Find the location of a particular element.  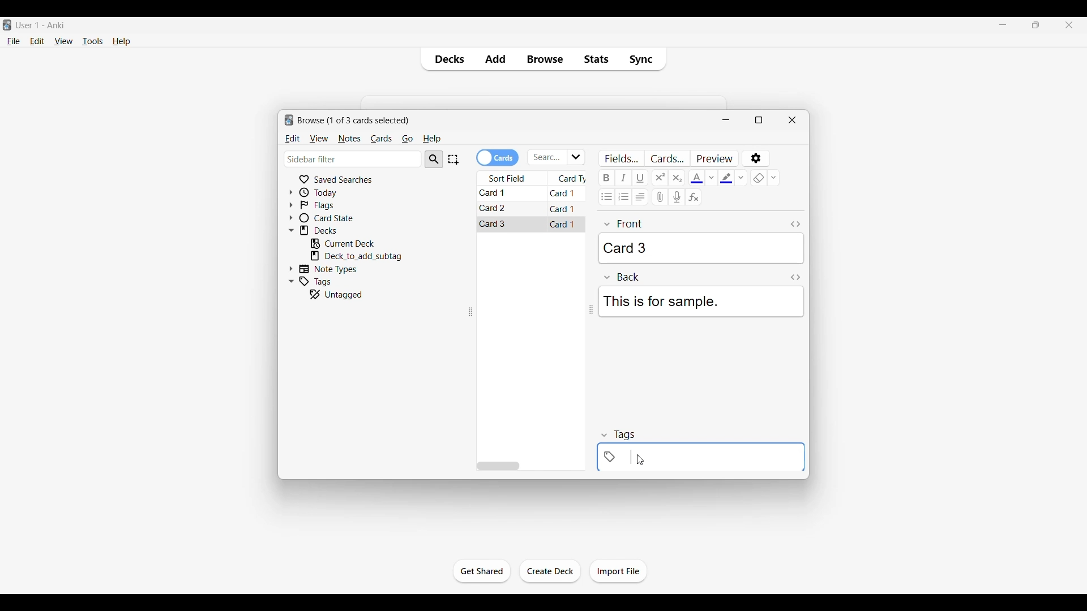

Help menu is located at coordinates (431, 139).